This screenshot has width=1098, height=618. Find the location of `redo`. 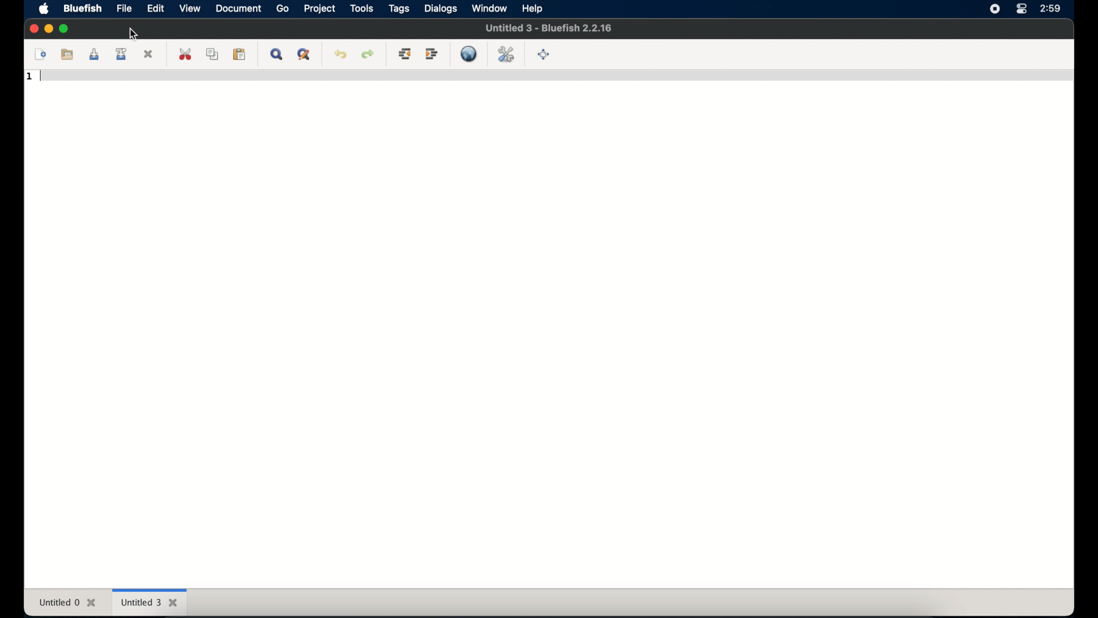

redo is located at coordinates (368, 54).